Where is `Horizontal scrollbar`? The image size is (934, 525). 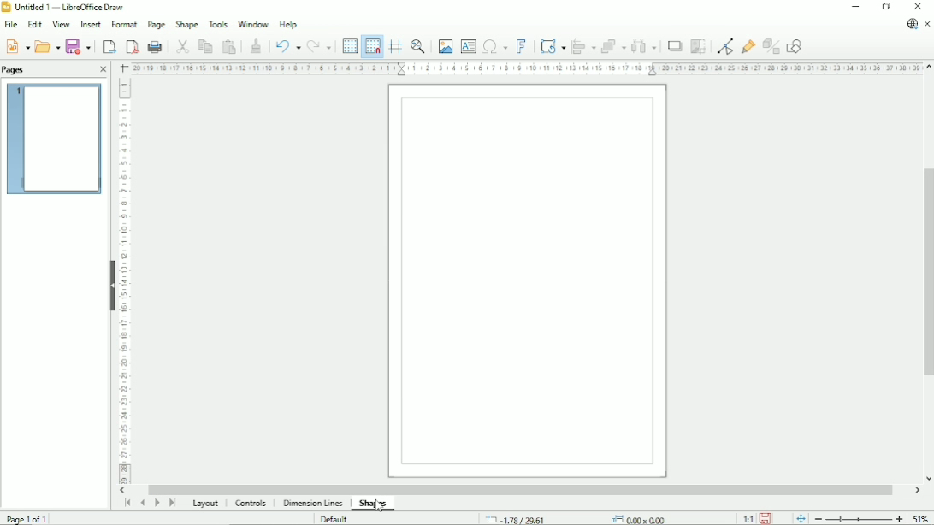
Horizontal scrollbar is located at coordinates (524, 488).